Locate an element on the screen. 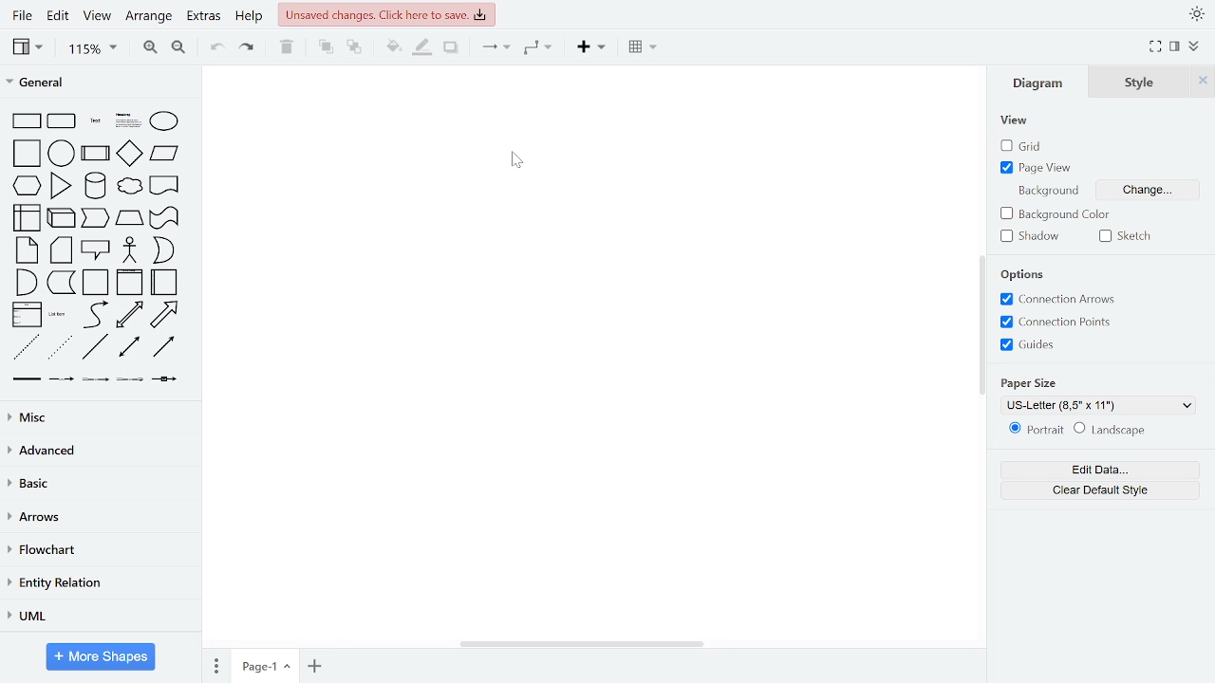  add page is located at coordinates (317, 667).